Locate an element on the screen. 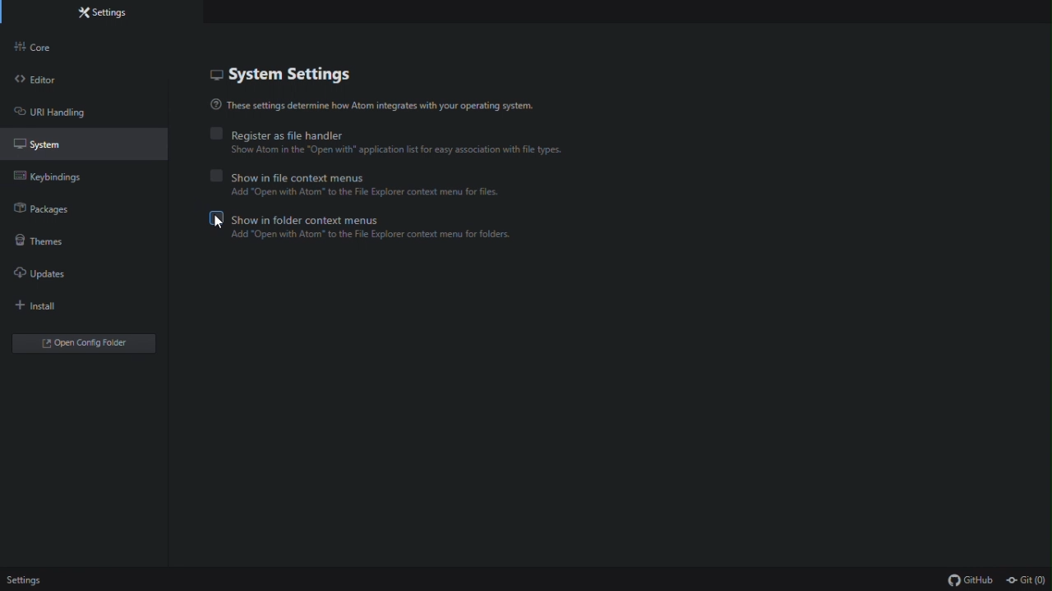 The image size is (1052, 591). ‘Add "Open with Atom” to the File Explorer context menu for folders. is located at coordinates (374, 236).